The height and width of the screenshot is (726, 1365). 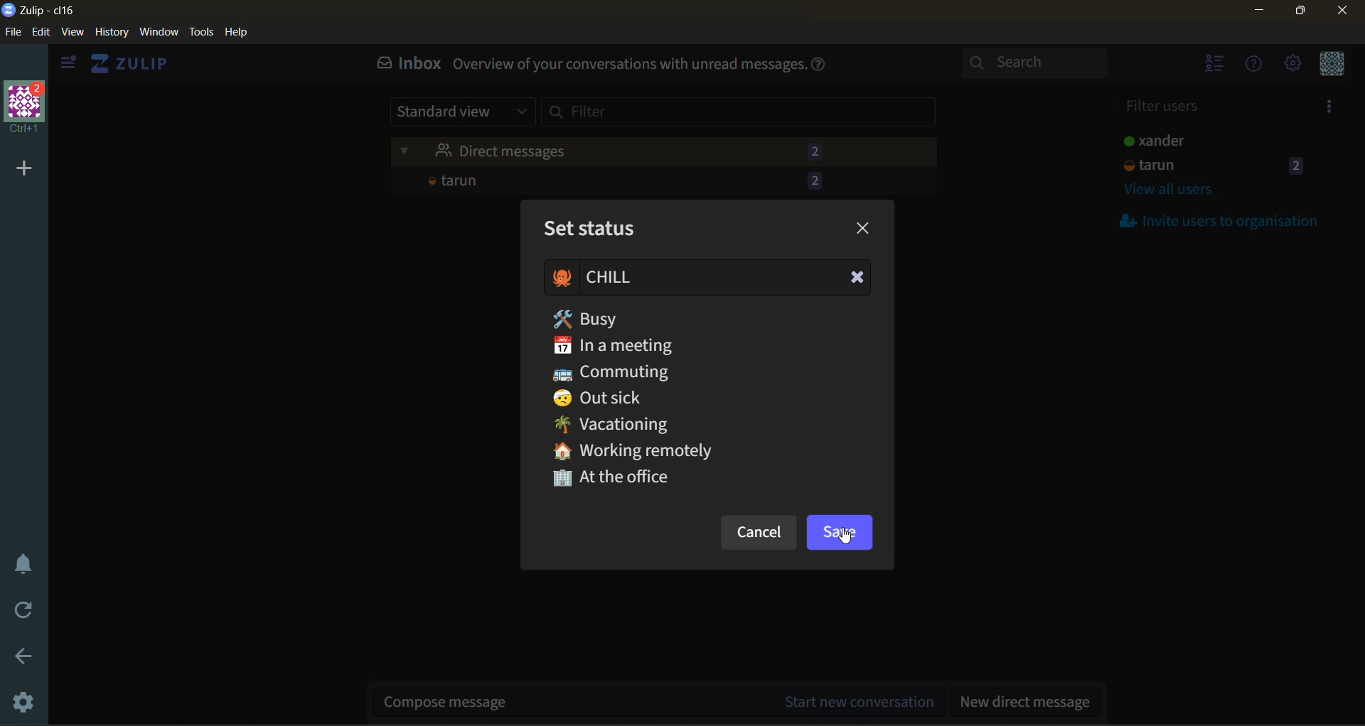 What do you see at coordinates (858, 279) in the screenshot?
I see `Clear` at bounding box center [858, 279].